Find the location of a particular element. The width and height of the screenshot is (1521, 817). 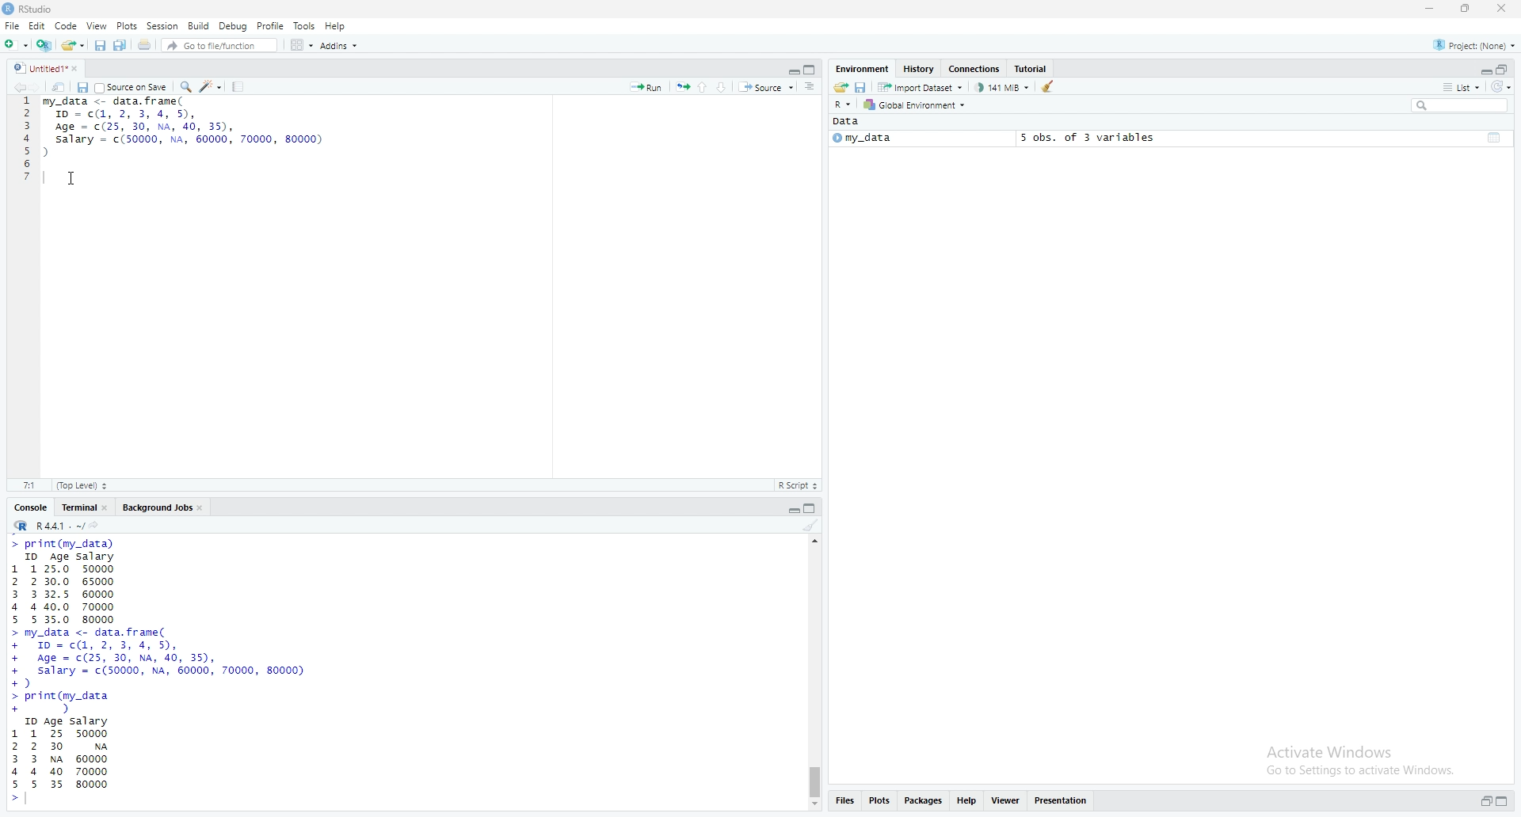

files is located at coordinates (844, 801).